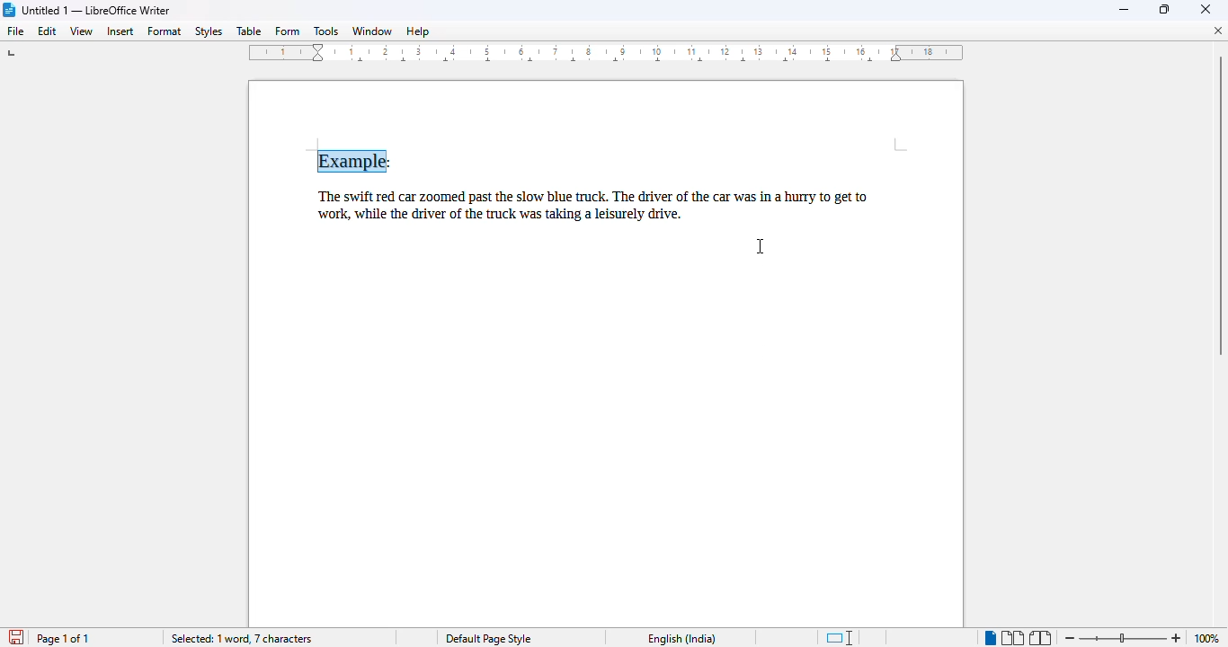  I want to click on book view, so click(1041, 638).